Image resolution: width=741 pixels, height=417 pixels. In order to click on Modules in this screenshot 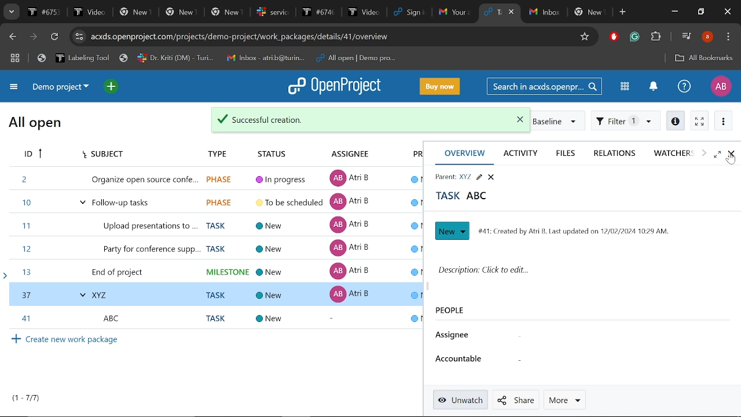, I will do `click(625, 86)`.